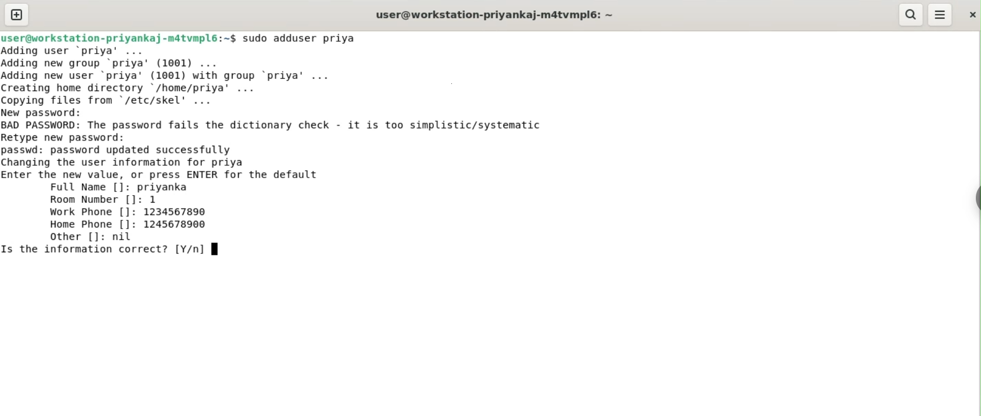  Describe the element at coordinates (94, 201) in the screenshot. I see `room number []:` at that location.